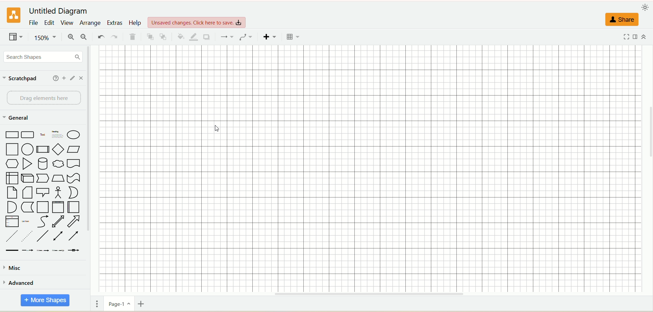 The image size is (653, 312). I want to click on Unsaved changes. Click here to save. ds, so click(199, 21).